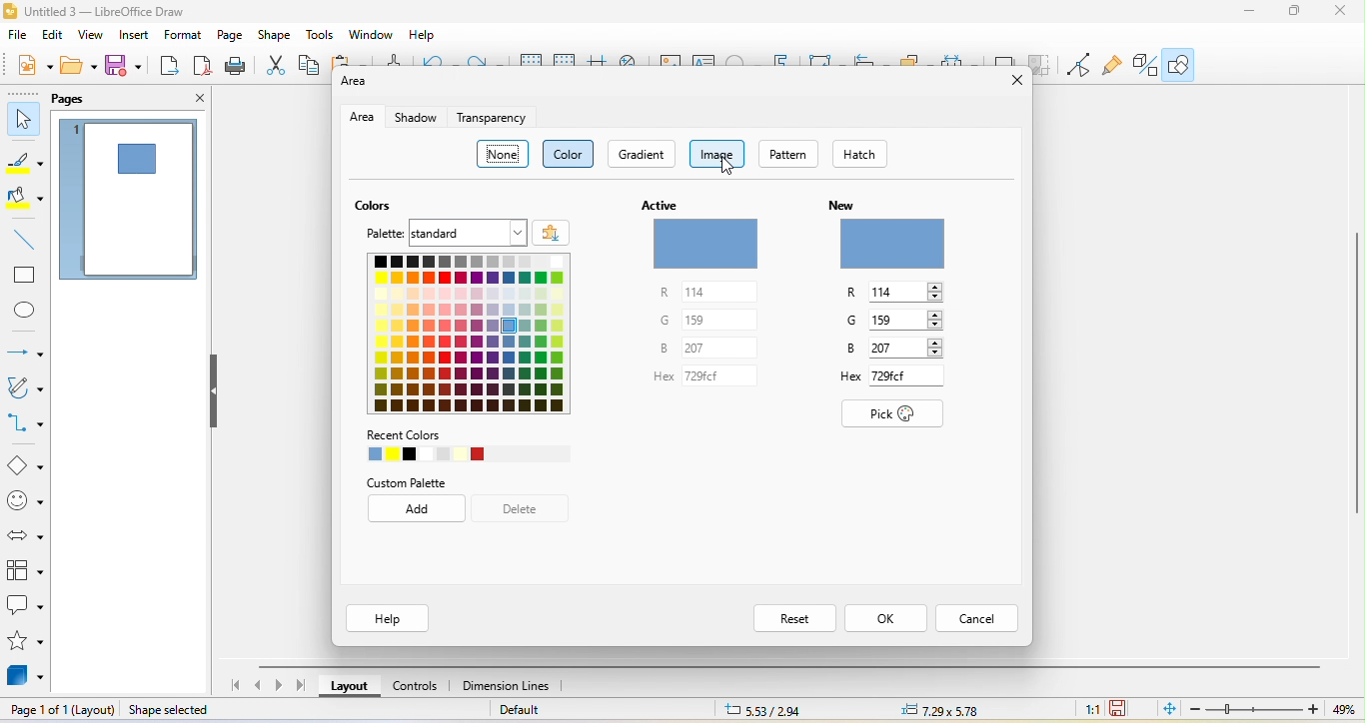 This screenshot has height=723, width=1365. I want to click on close, so click(1345, 15).